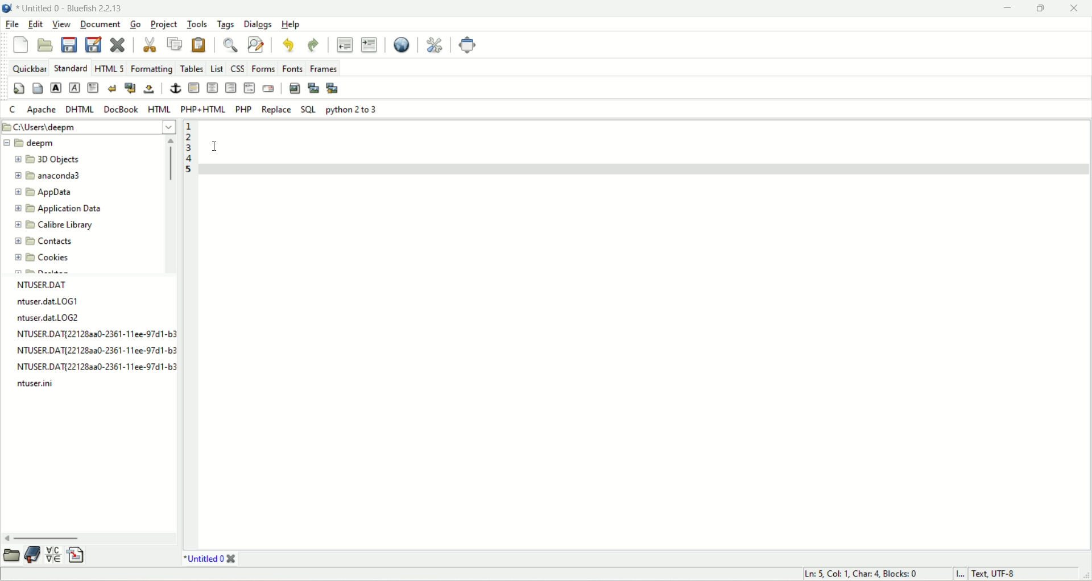 The image size is (1092, 581). I want to click on paste, so click(198, 43).